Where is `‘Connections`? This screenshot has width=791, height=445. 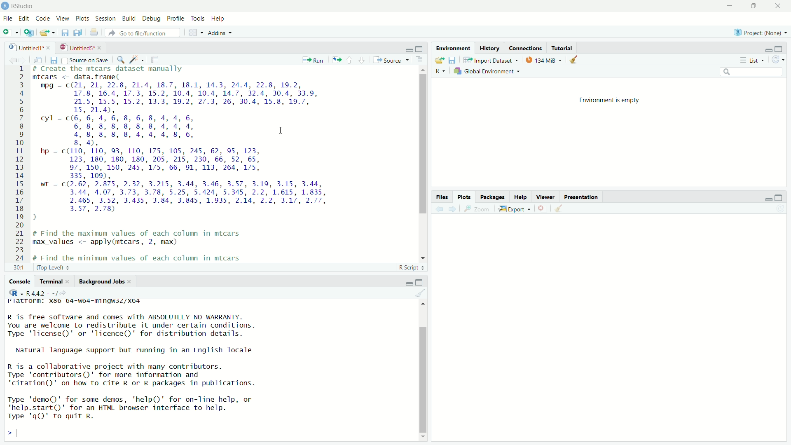
‘Connections is located at coordinates (526, 48).